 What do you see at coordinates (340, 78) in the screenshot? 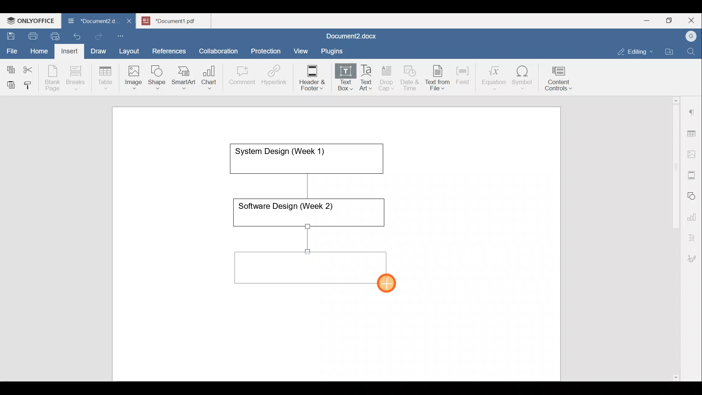
I see `Text box` at bounding box center [340, 78].